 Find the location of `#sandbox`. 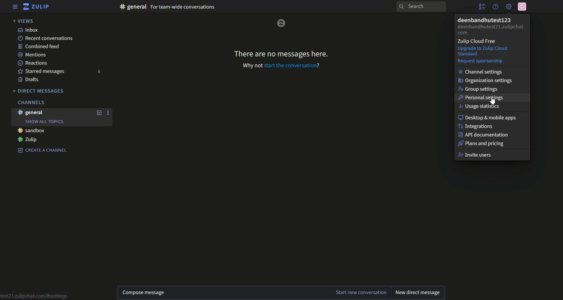

#sandbox is located at coordinates (32, 131).